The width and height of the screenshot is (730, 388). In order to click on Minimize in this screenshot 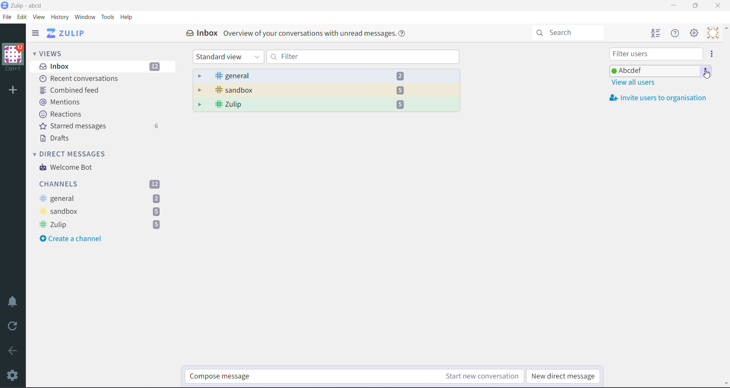, I will do `click(673, 5)`.